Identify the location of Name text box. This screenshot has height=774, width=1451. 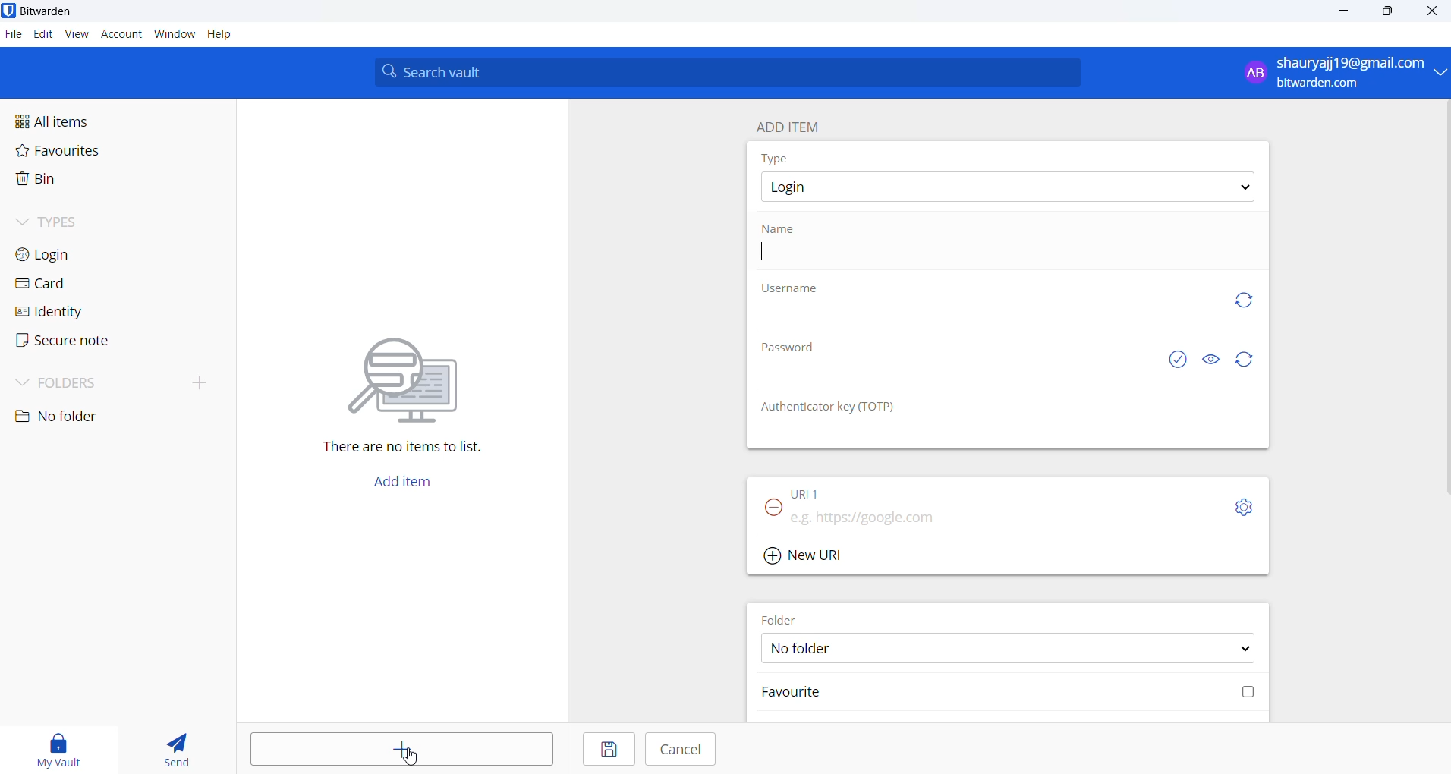
(1002, 254).